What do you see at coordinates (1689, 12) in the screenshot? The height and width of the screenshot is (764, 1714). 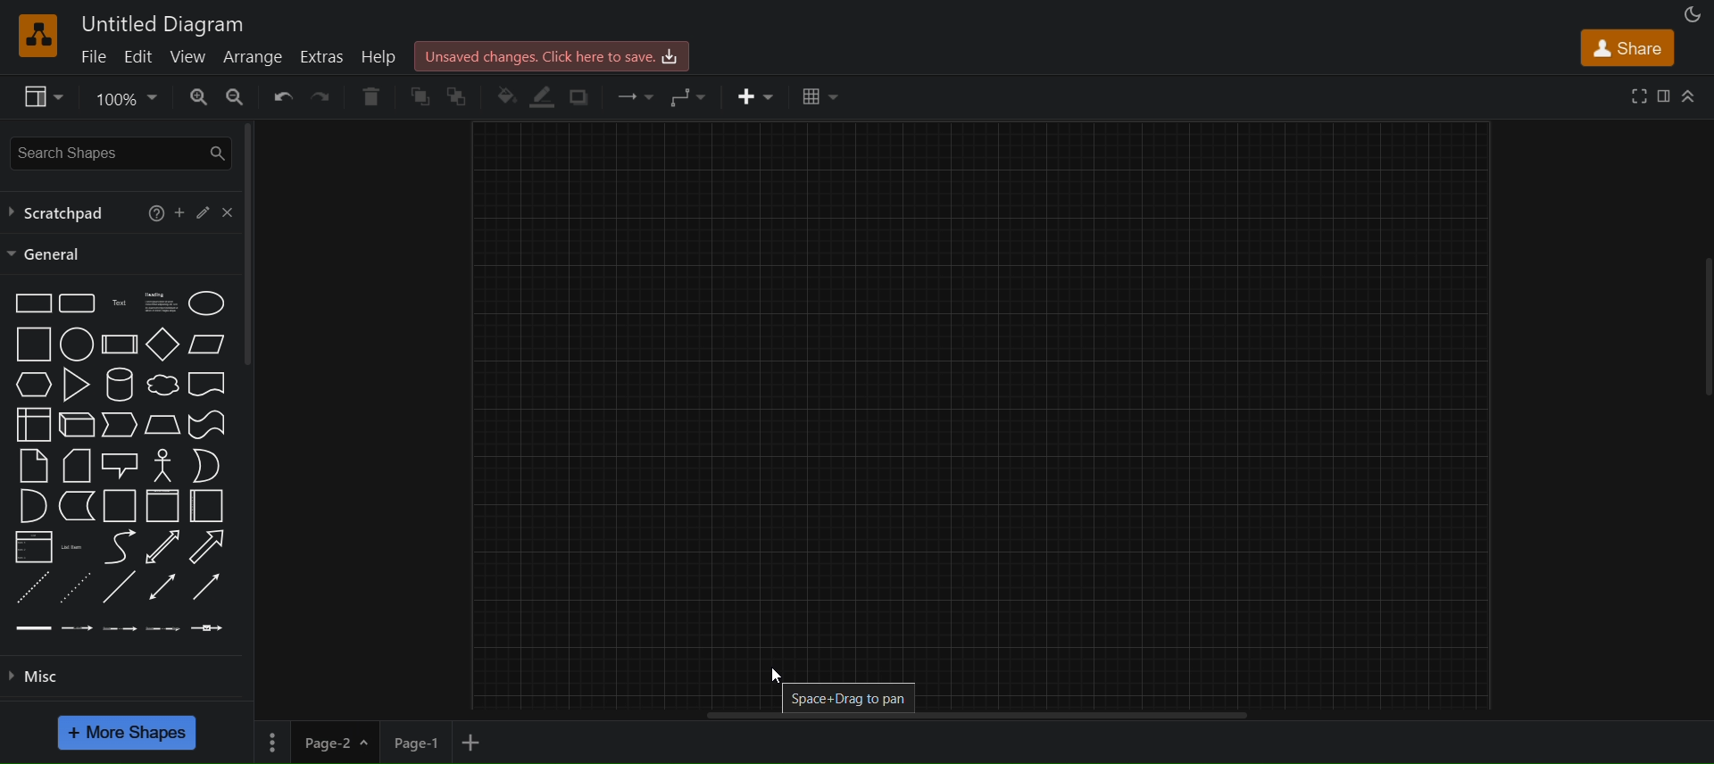 I see `appearance` at bounding box center [1689, 12].